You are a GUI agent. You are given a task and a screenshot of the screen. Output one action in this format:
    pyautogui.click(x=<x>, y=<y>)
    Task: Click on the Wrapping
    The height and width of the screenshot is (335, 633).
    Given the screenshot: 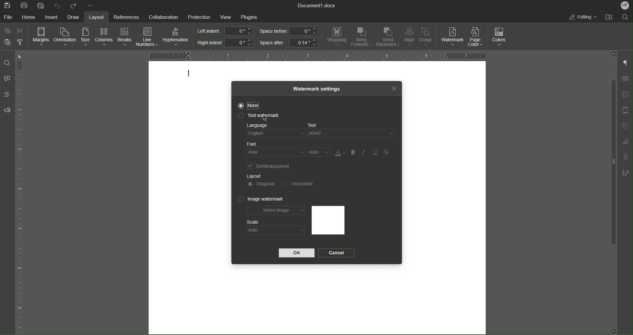 What is the action you would take?
    pyautogui.click(x=337, y=37)
    